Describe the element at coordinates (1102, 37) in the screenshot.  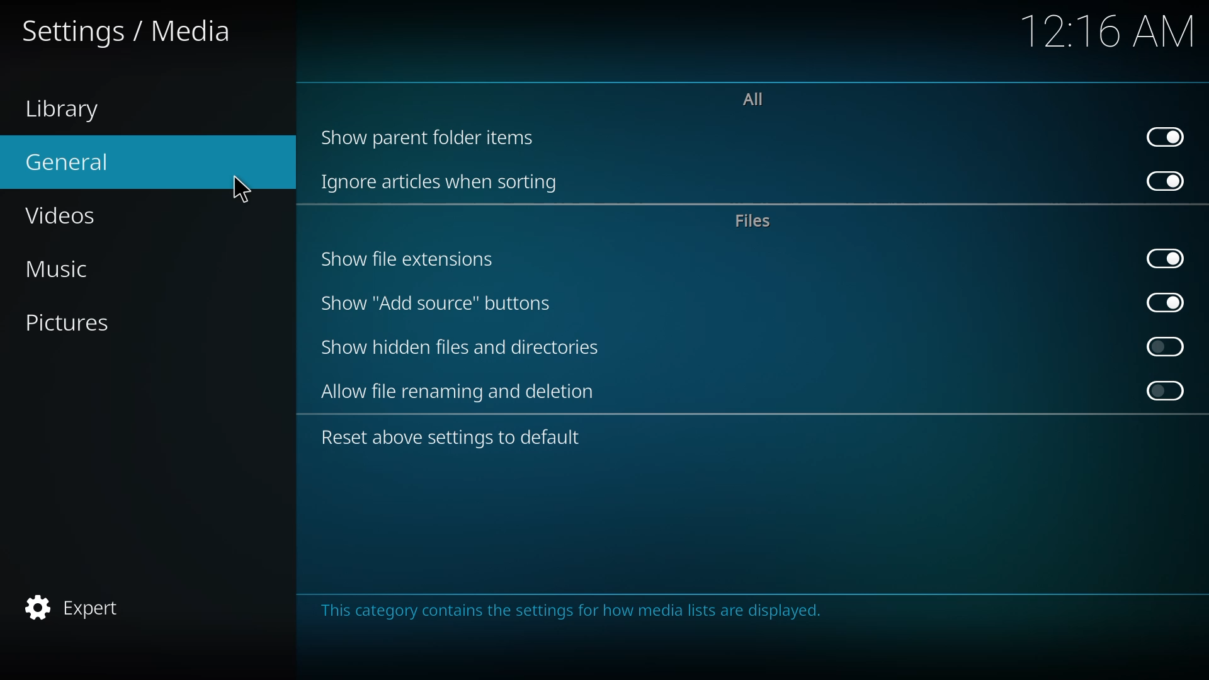
I see `12:16 AM` at that location.